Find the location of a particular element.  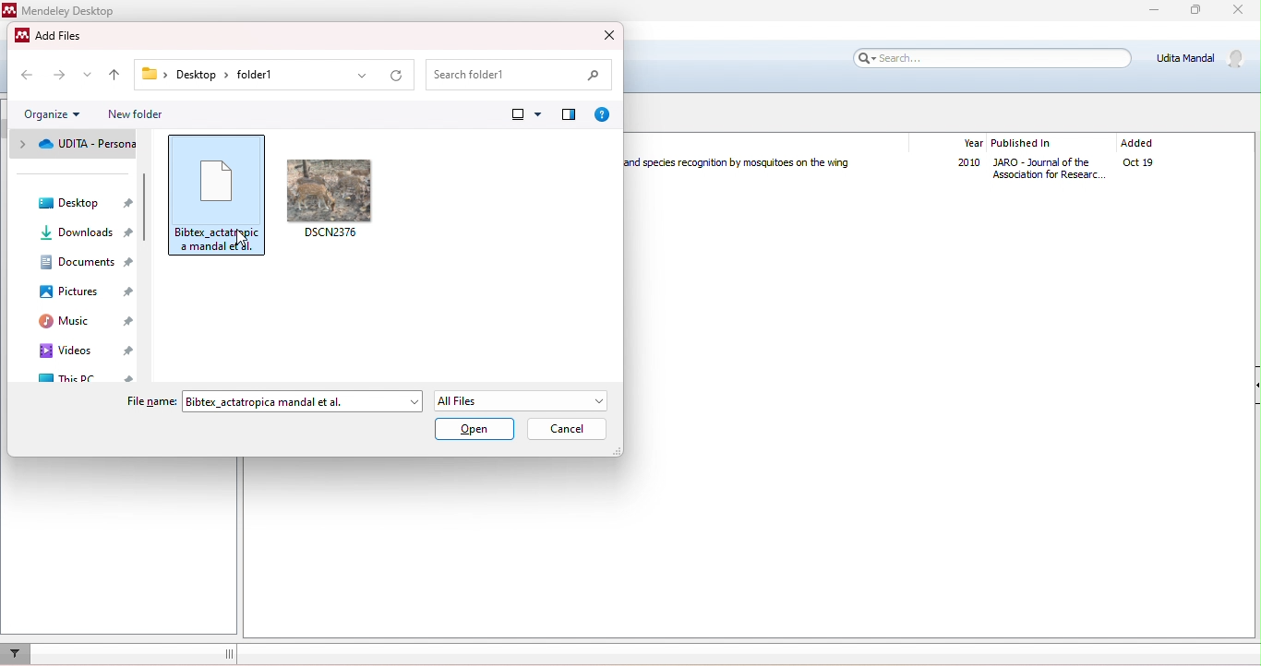

organize is located at coordinates (54, 113).